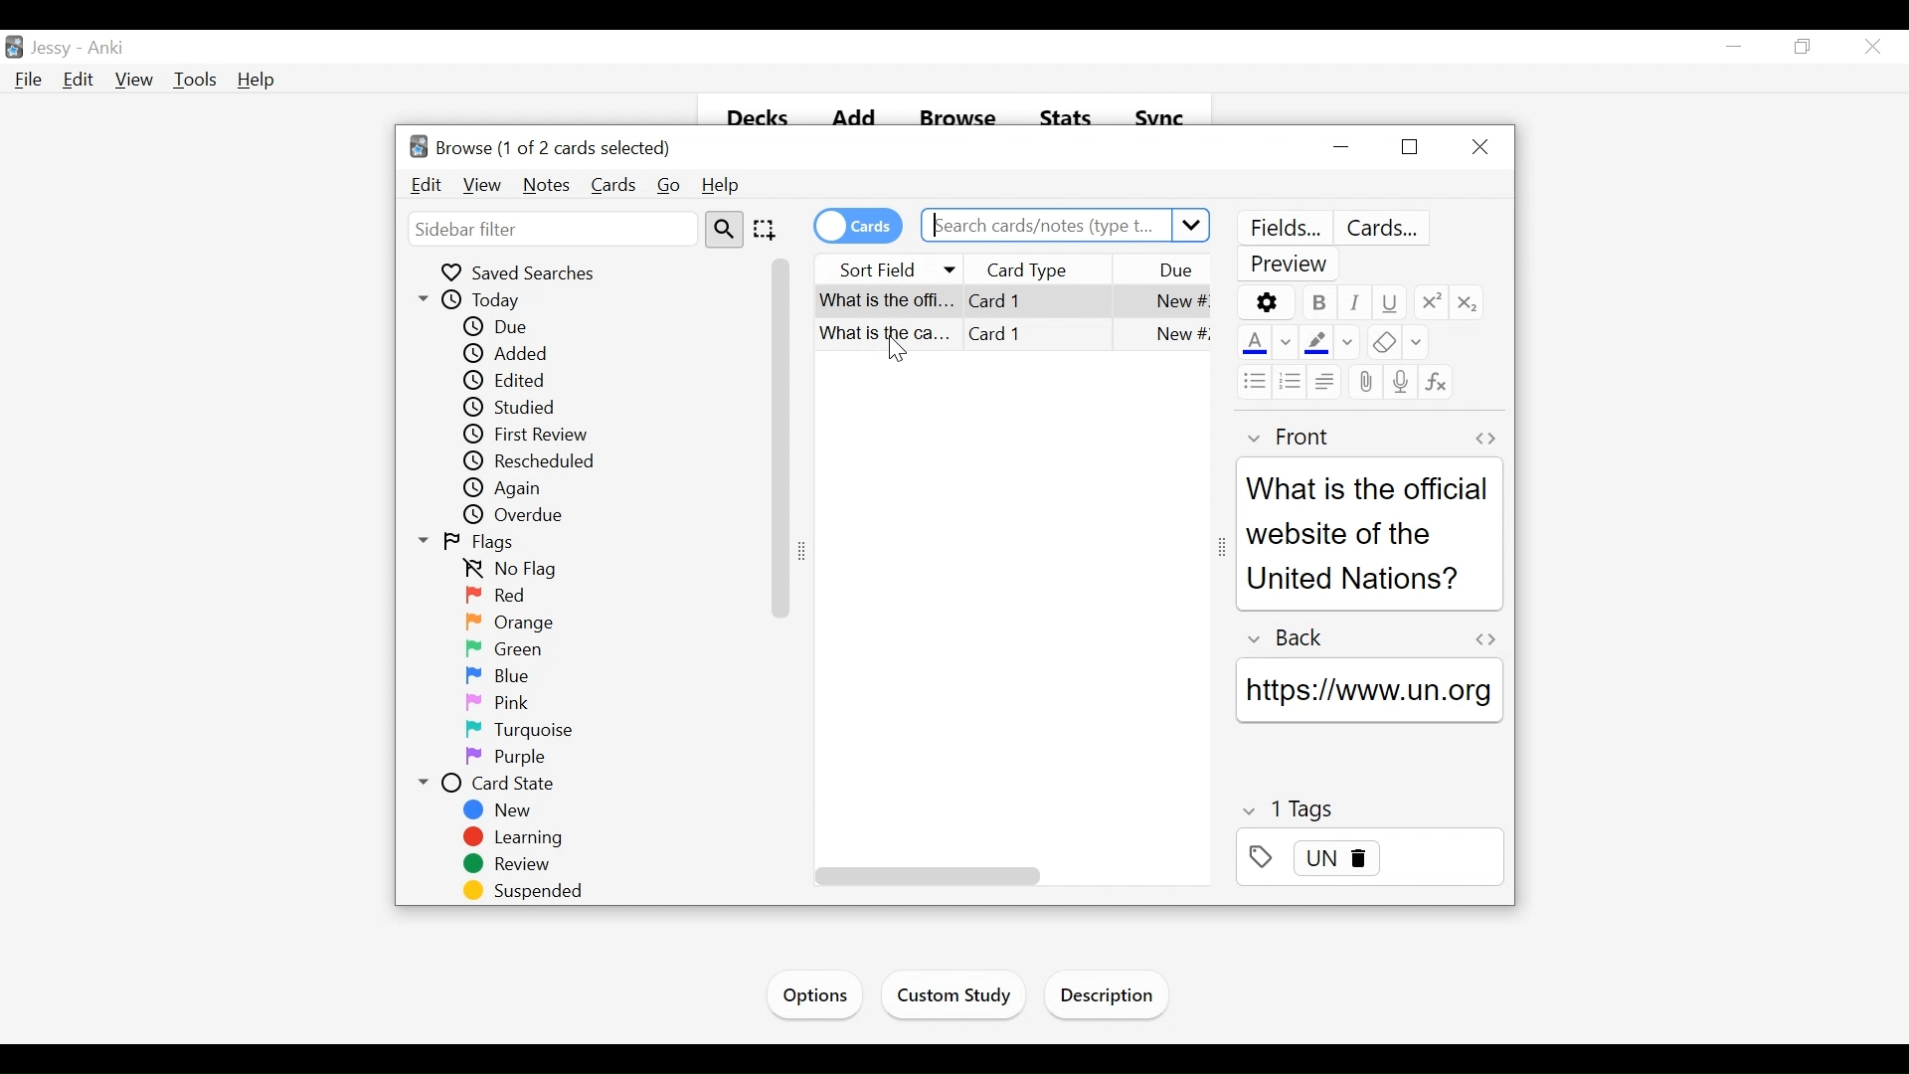 This screenshot has width=1909, height=1074. I want to click on Card, so click(1013, 338).